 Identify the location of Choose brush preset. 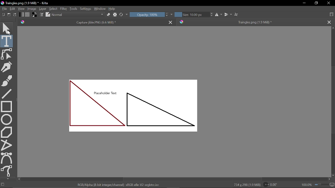
(48, 15).